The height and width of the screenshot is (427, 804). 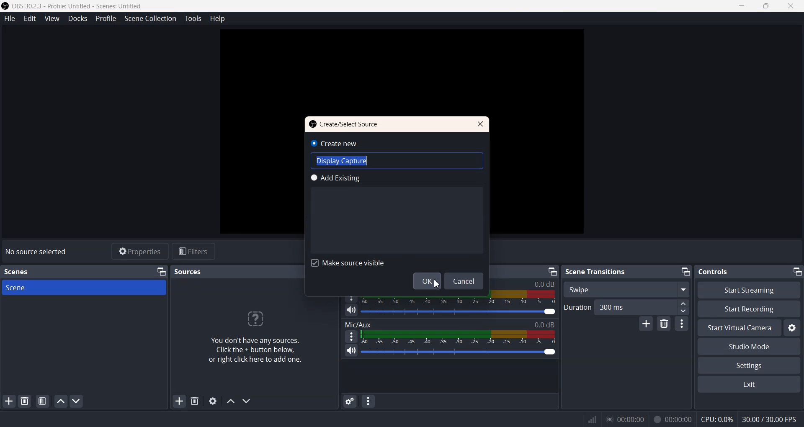 What do you see at coordinates (76, 401) in the screenshot?
I see `Move Scene Down` at bounding box center [76, 401].